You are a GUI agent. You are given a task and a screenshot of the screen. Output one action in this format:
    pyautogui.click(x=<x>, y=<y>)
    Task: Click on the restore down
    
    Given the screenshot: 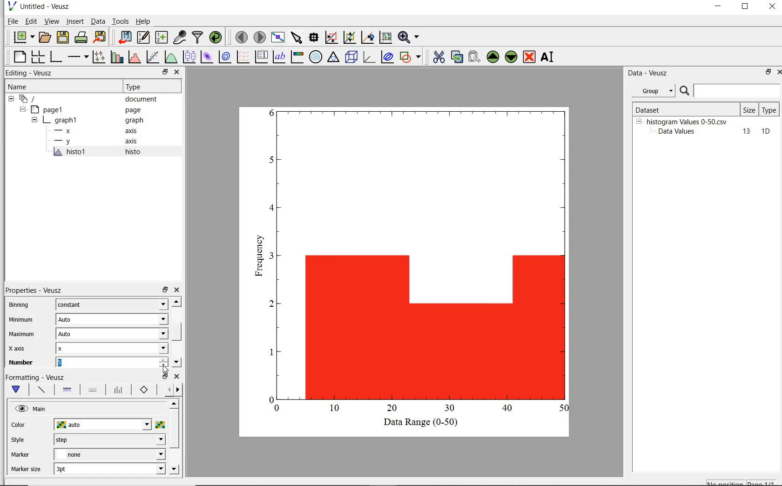 What is the action you would take?
    pyautogui.click(x=164, y=377)
    